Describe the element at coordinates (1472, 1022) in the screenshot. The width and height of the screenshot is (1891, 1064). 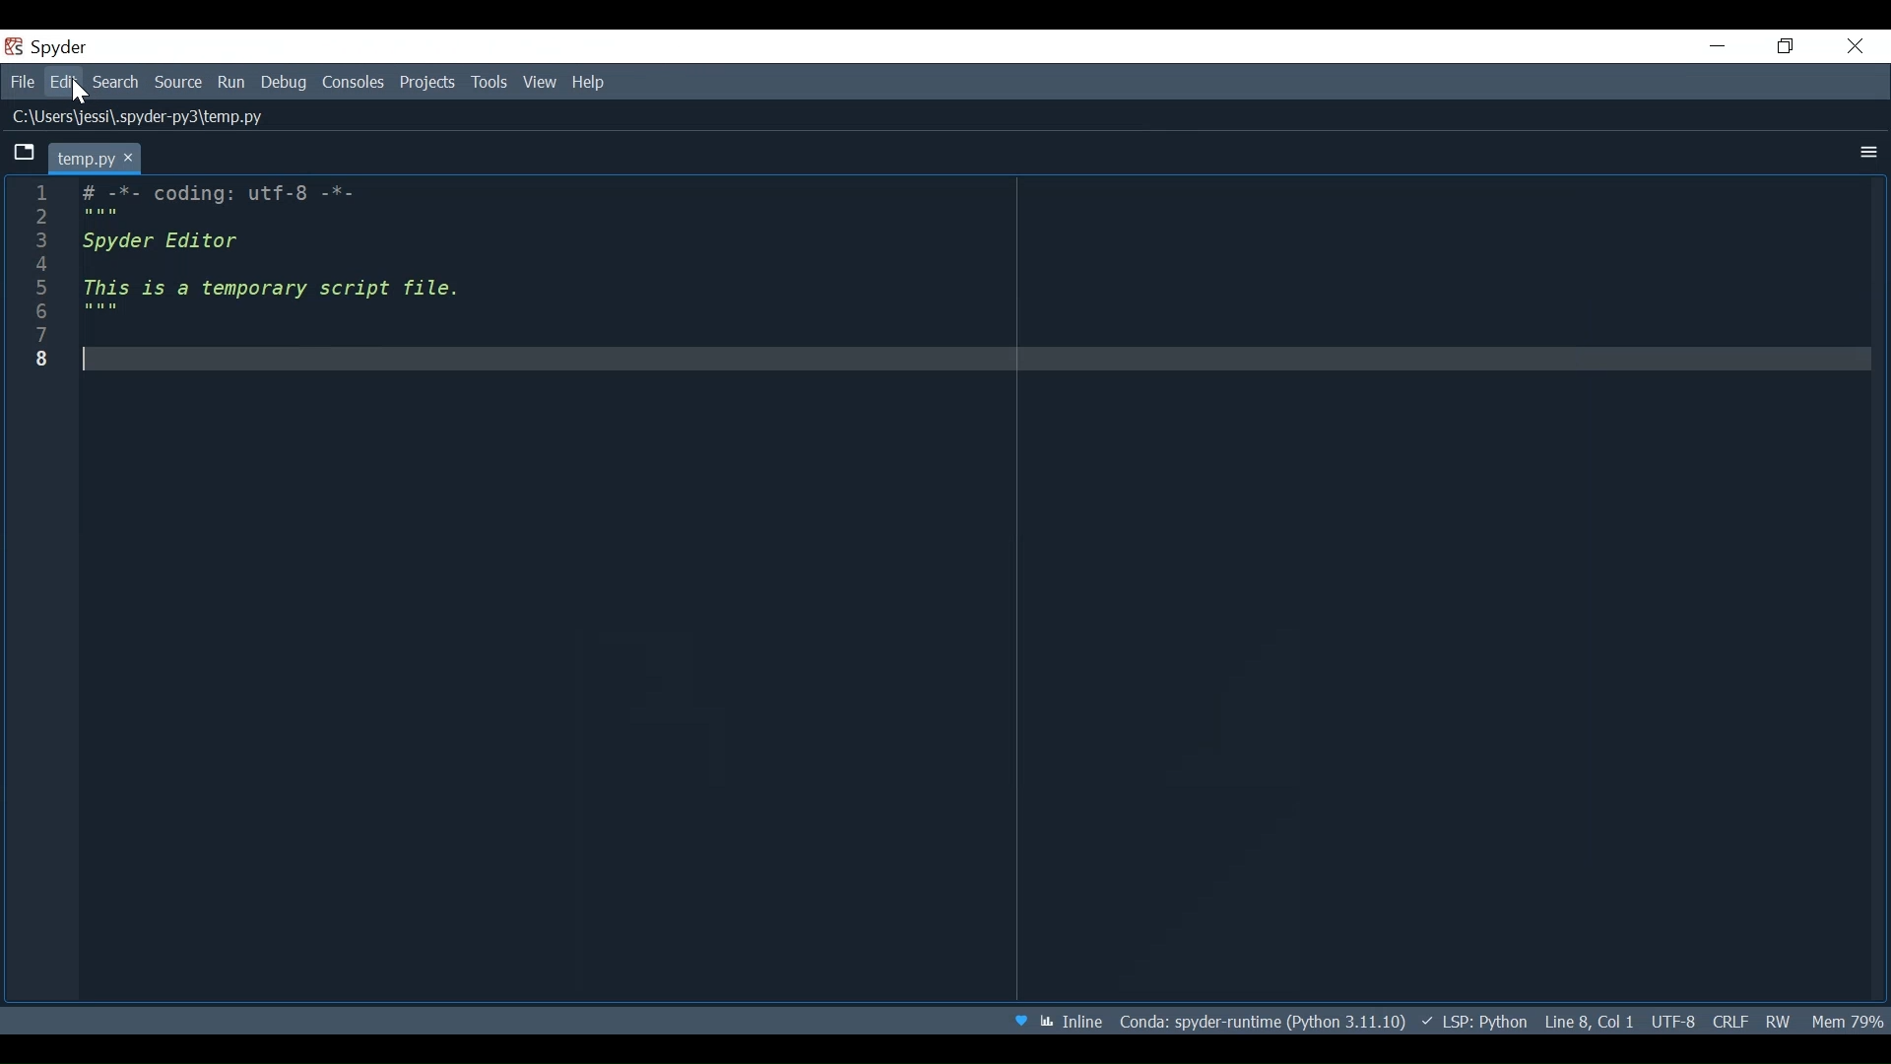
I see `Language` at that location.